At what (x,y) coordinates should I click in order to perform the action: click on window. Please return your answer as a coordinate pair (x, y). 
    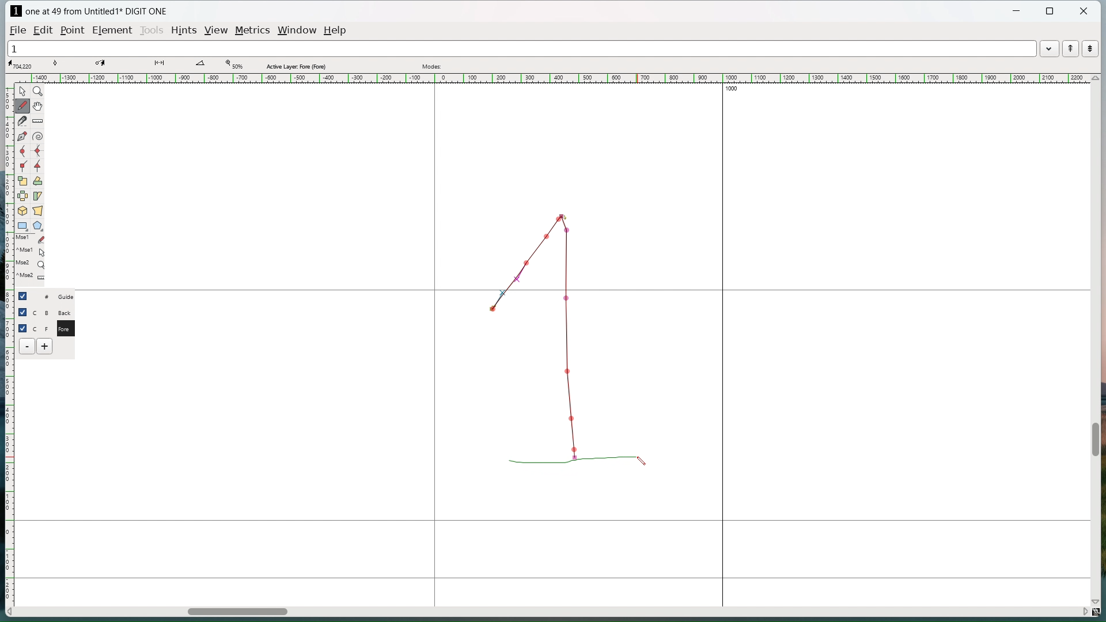
    Looking at the image, I should click on (298, 30).